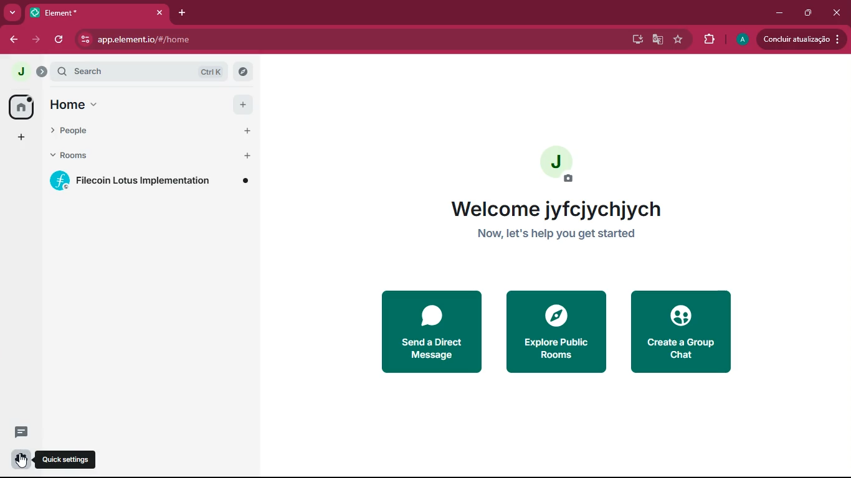  What do you see at coordinates (837, 12) in the screenshot?
I see `close` at bounding box center [837, 12].